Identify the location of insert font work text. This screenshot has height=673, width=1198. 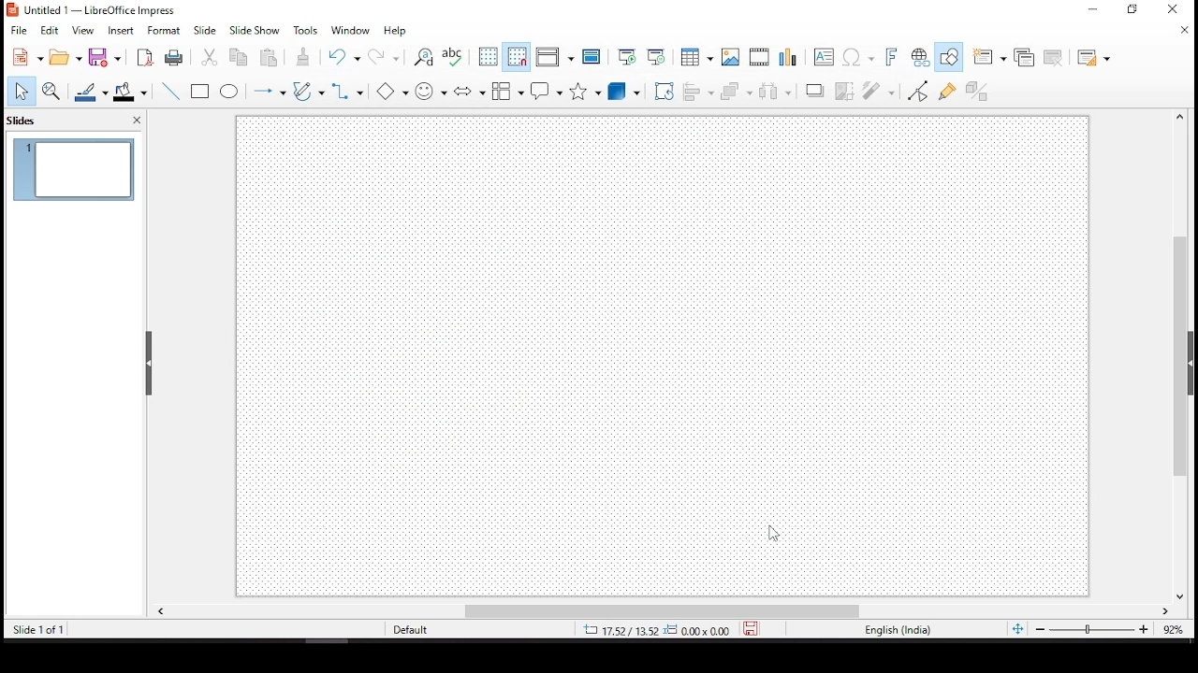
(890, 53).